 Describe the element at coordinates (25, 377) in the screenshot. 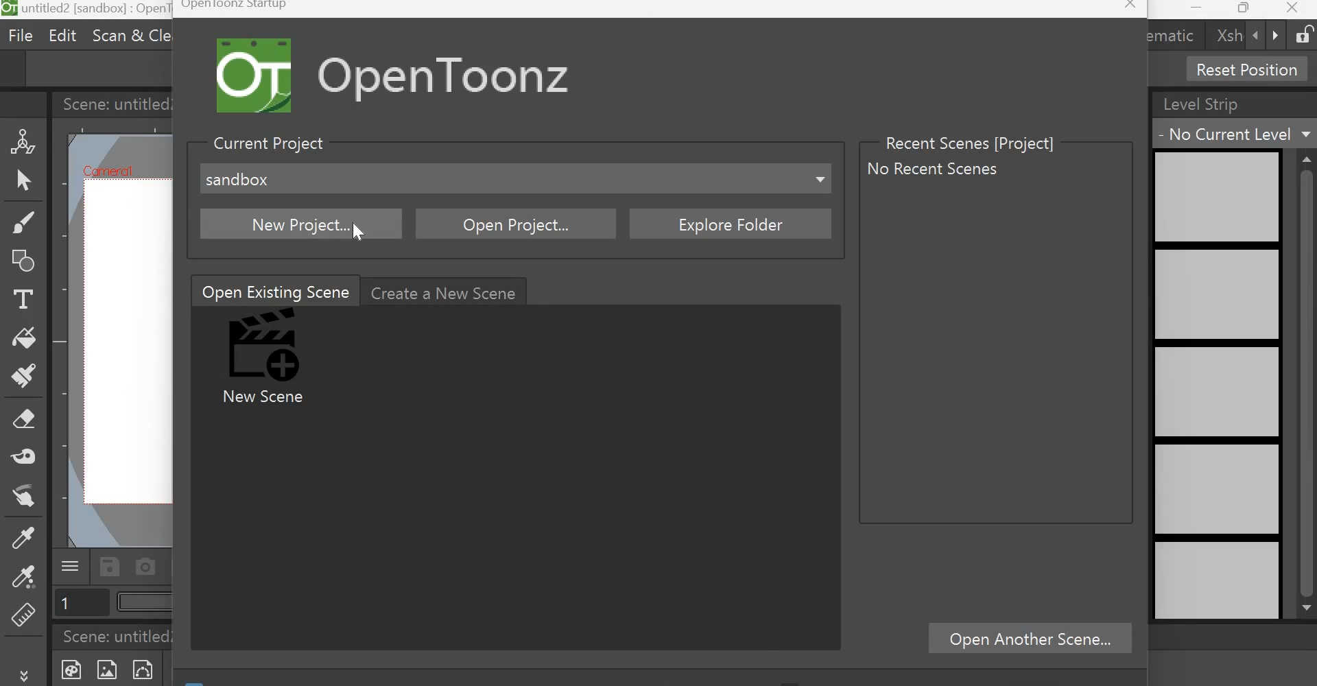

I see `Paint brush tool` at that location.